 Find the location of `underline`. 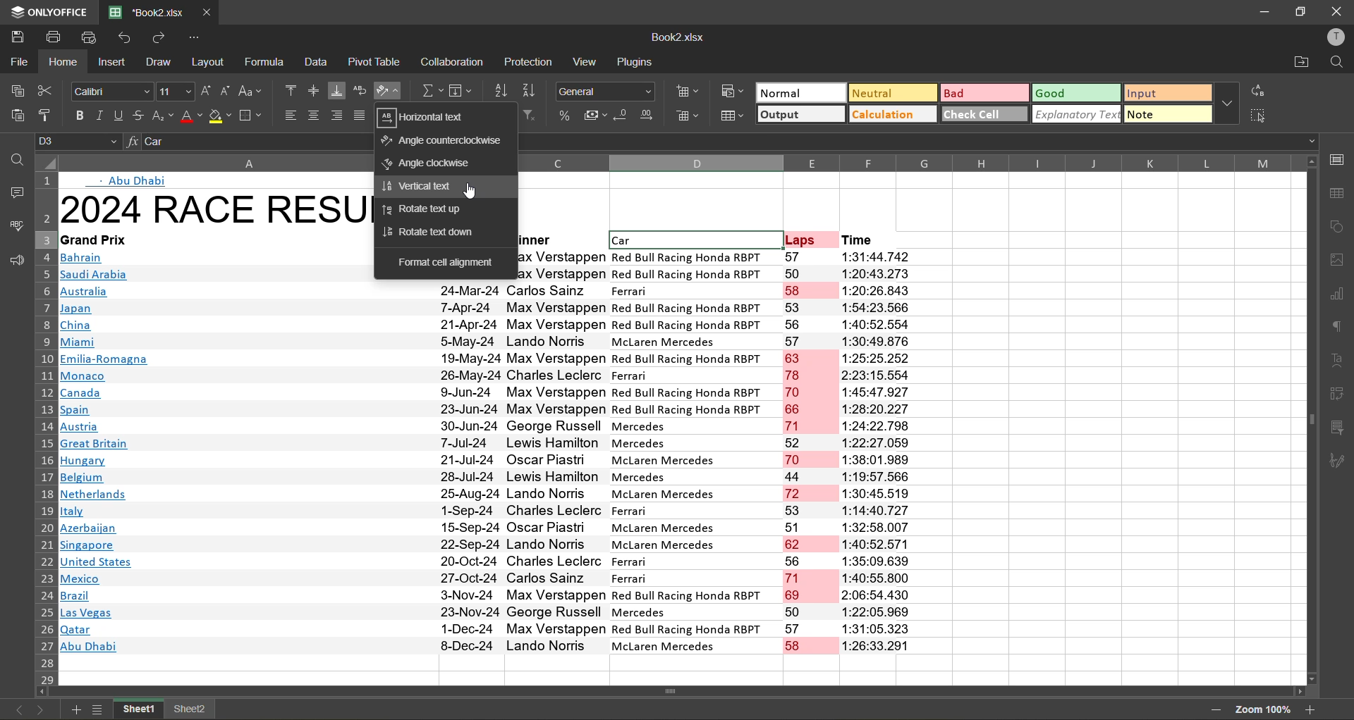

underline is located at coordinates (122, 116).